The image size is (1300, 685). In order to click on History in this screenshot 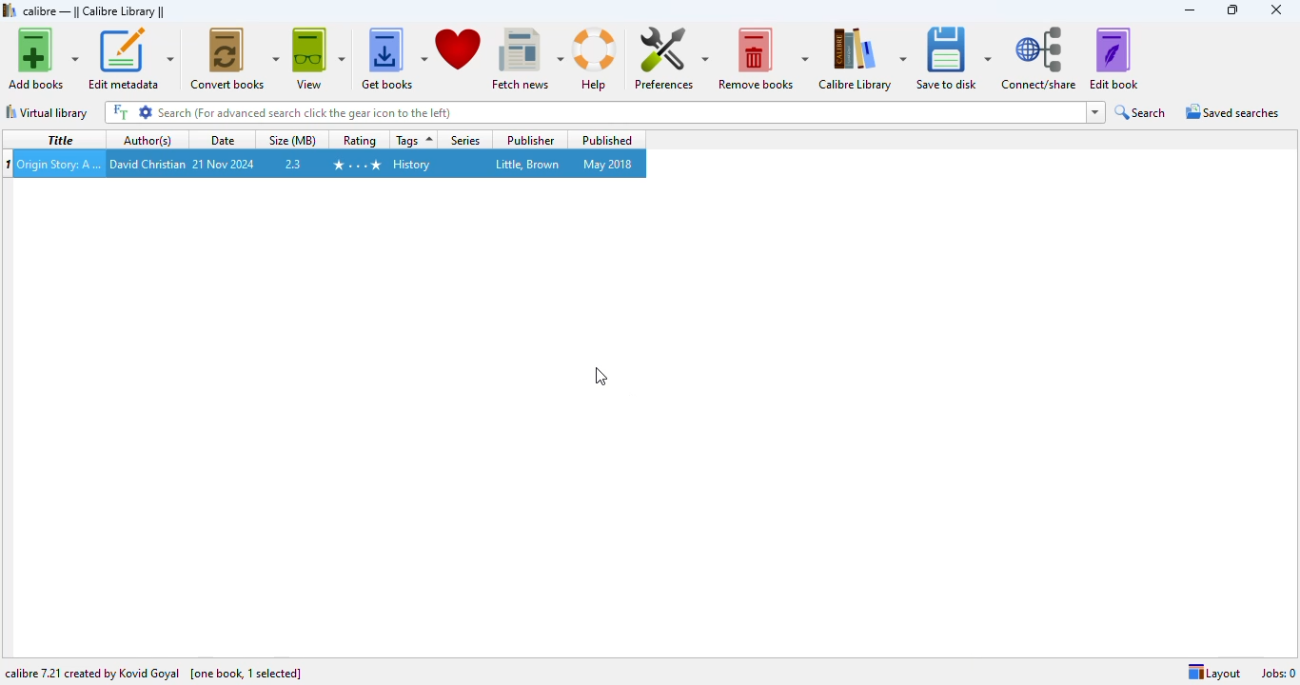, I will do `click(414, 165)`.